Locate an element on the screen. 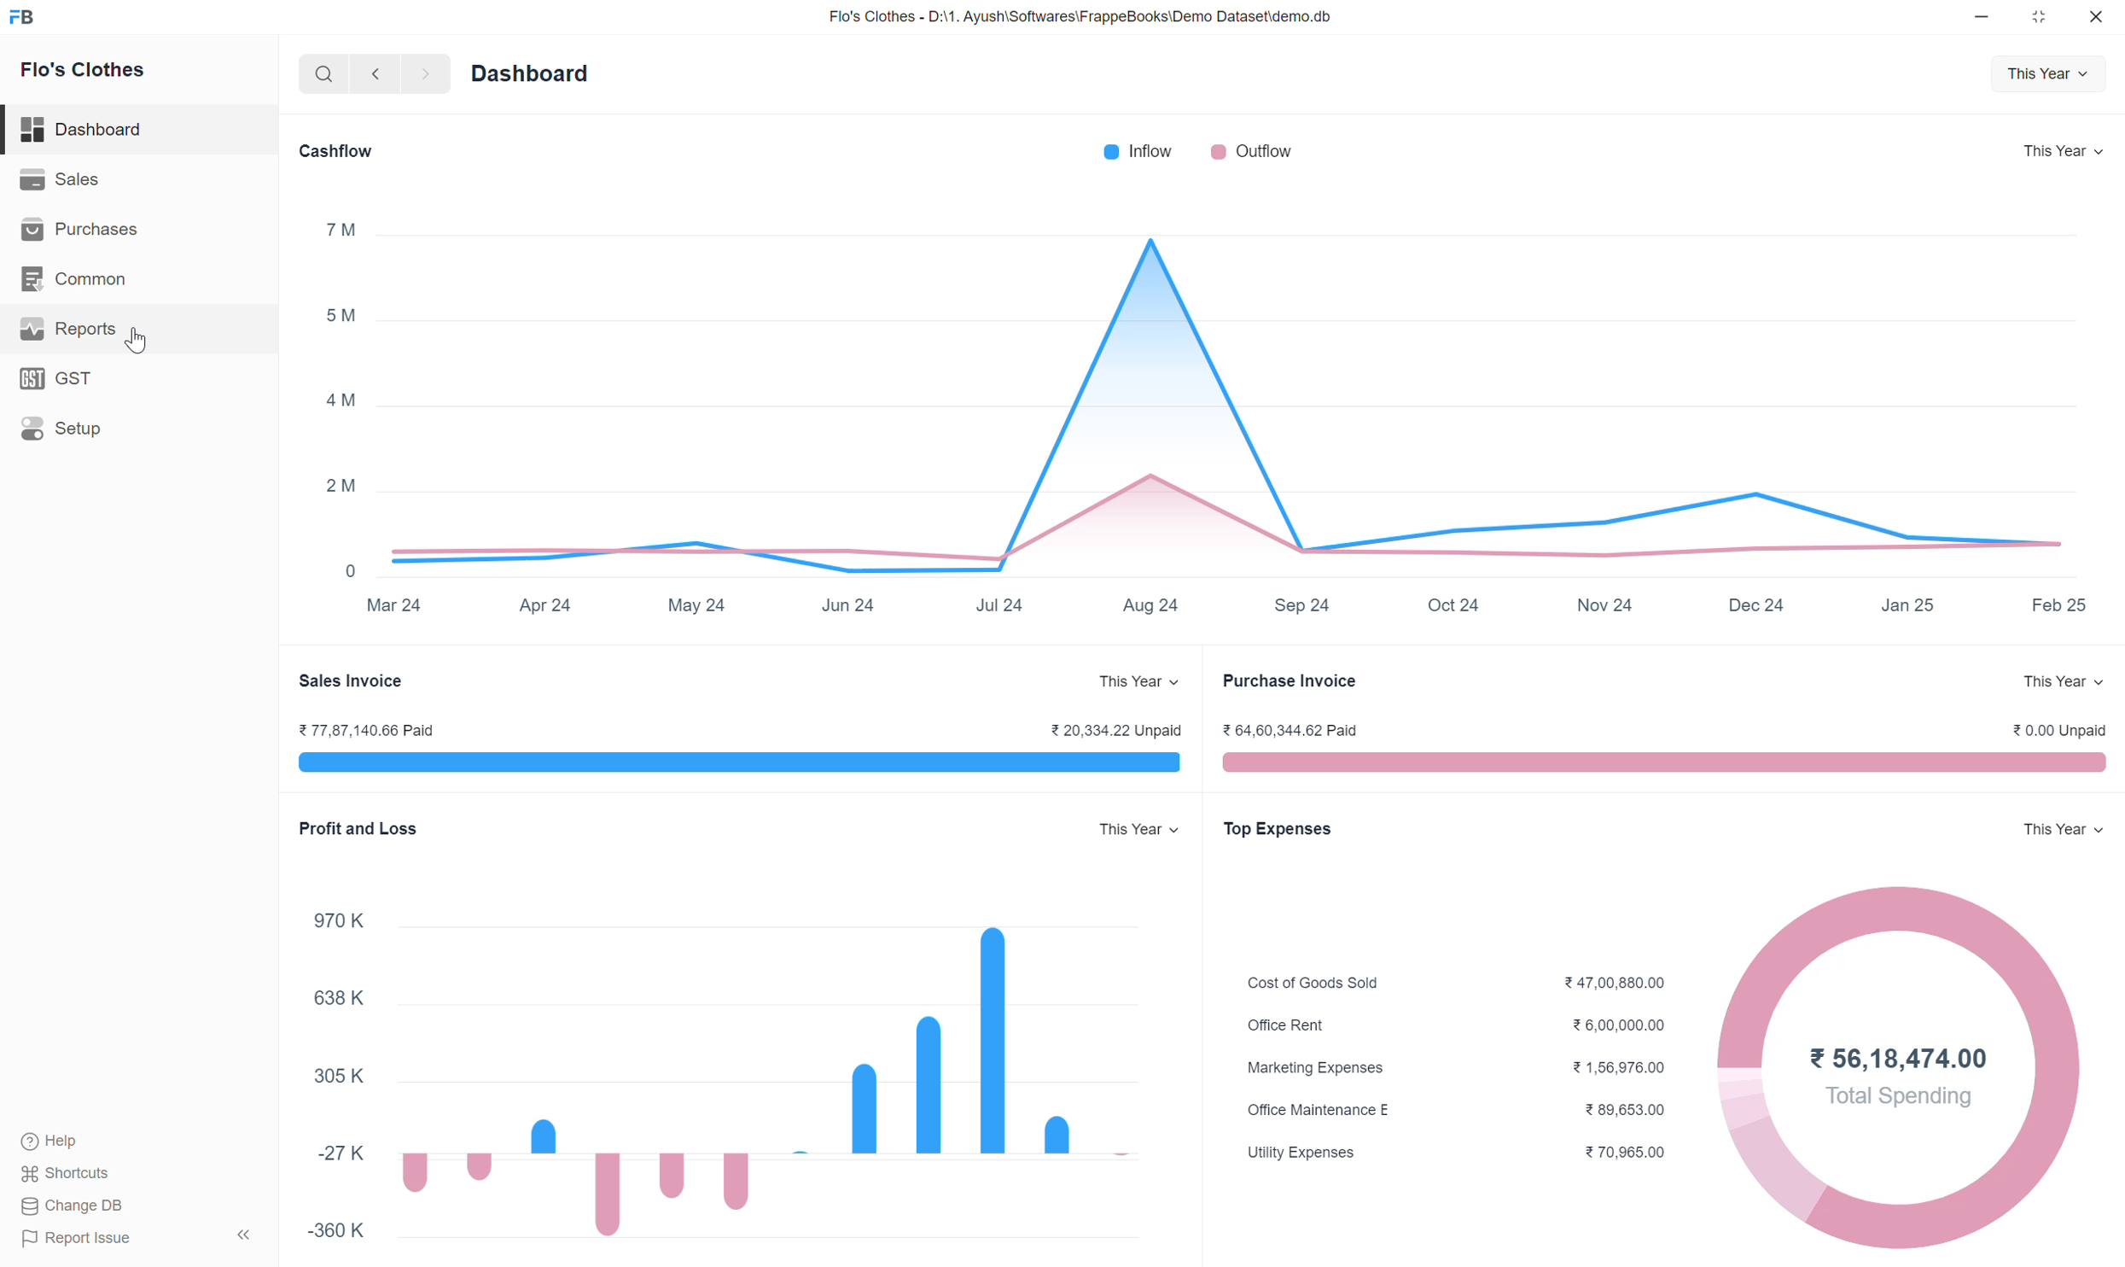  feb 25 is located at coordinates (2058, 604).